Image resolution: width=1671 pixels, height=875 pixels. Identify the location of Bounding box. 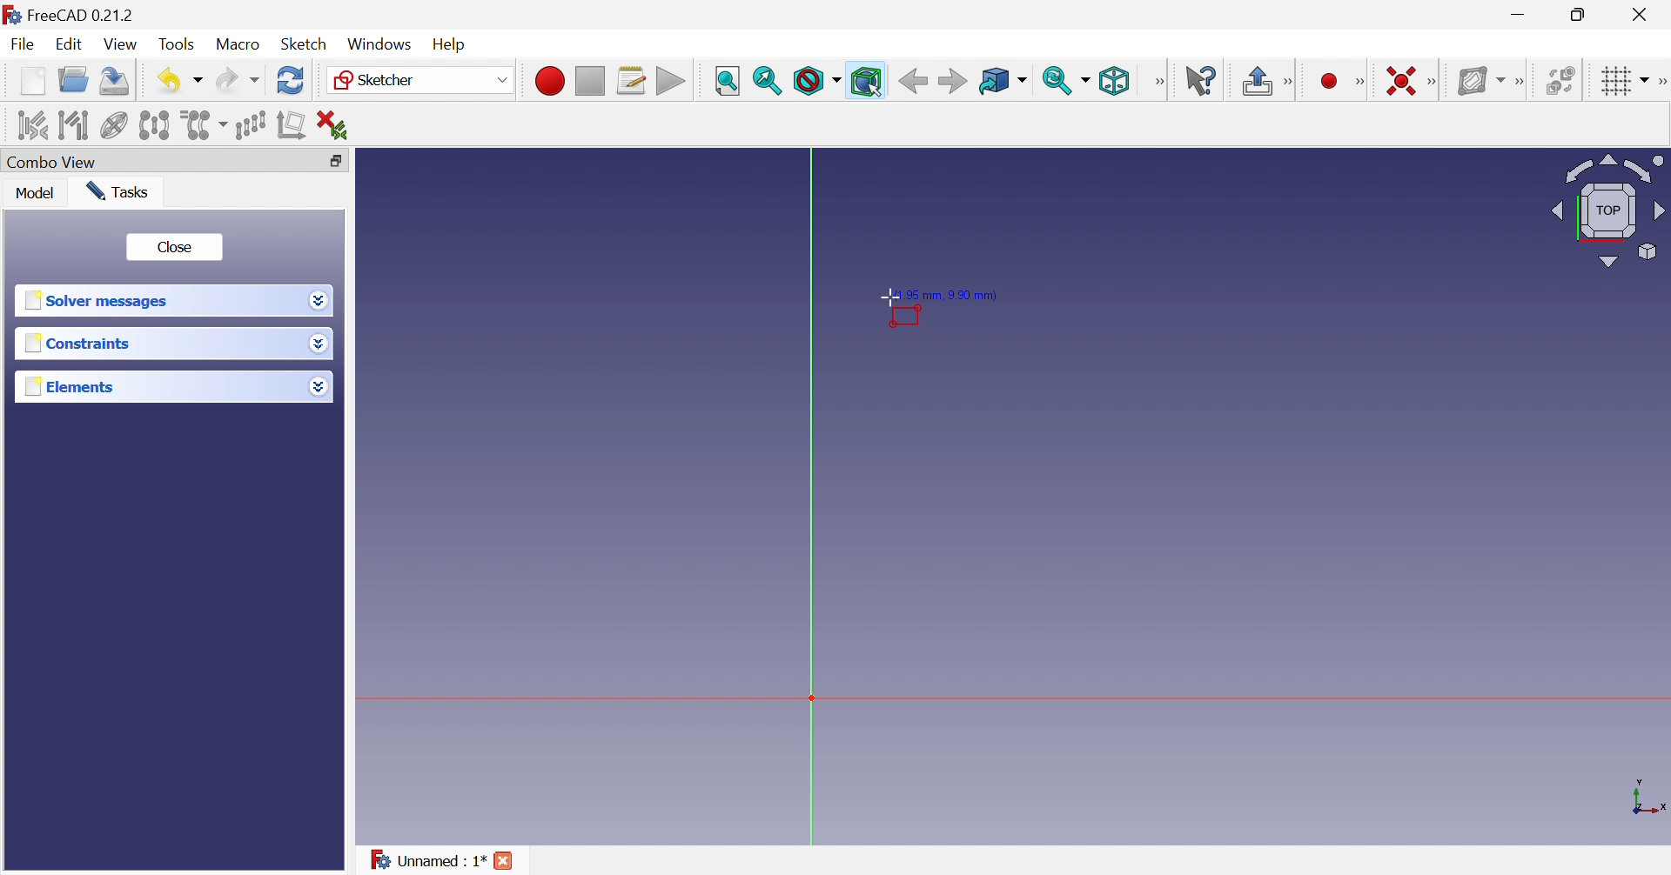
(867, 82).